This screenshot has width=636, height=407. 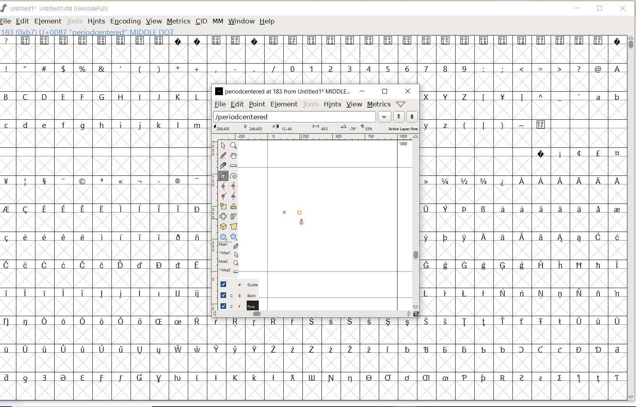 I want to click on scale, so click(x=212, y=205).